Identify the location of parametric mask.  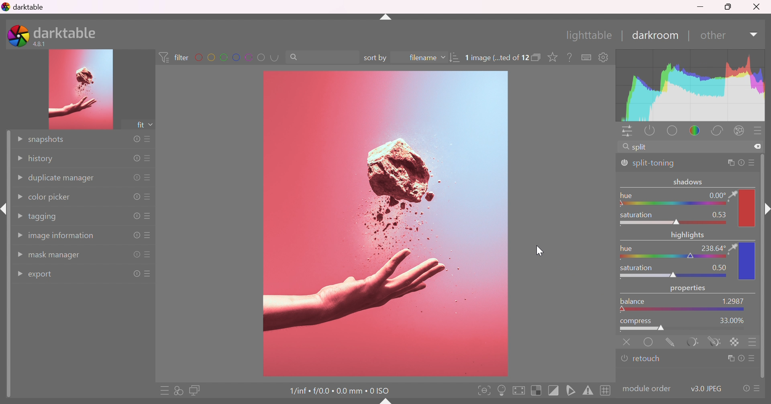
(694, 343).